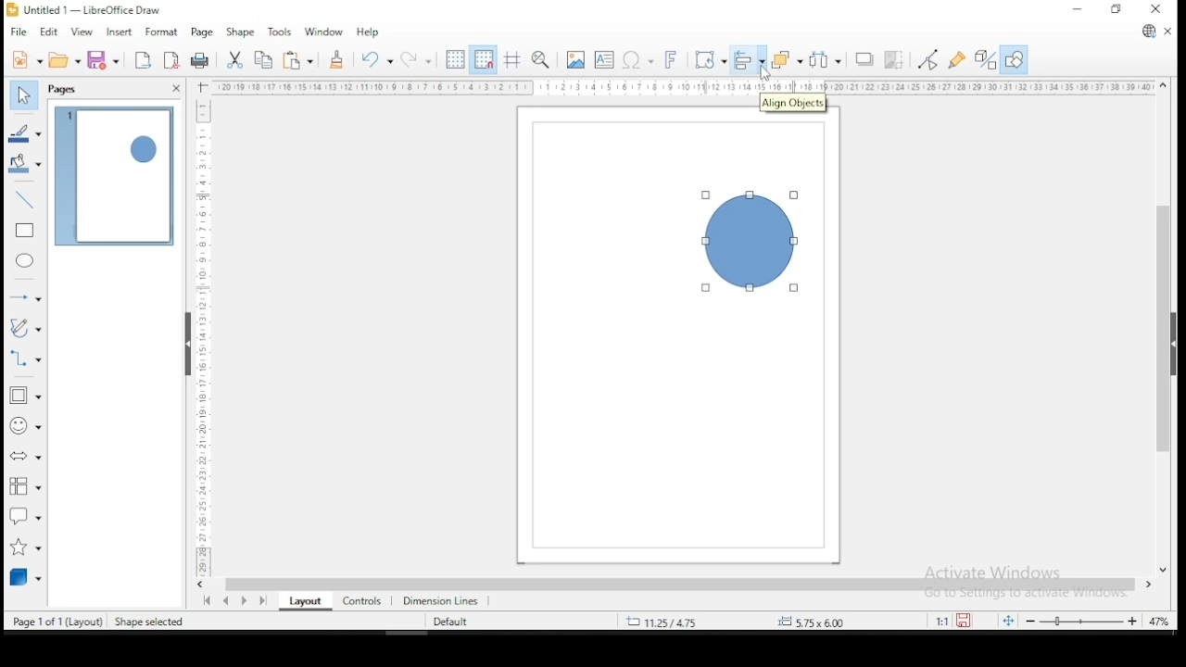 This screenshot has height=667, width=1186. Describe the element at coordinates (83, 9) in the screenshot. I see `untitled 1 - LibreOffice Draw` at that location.